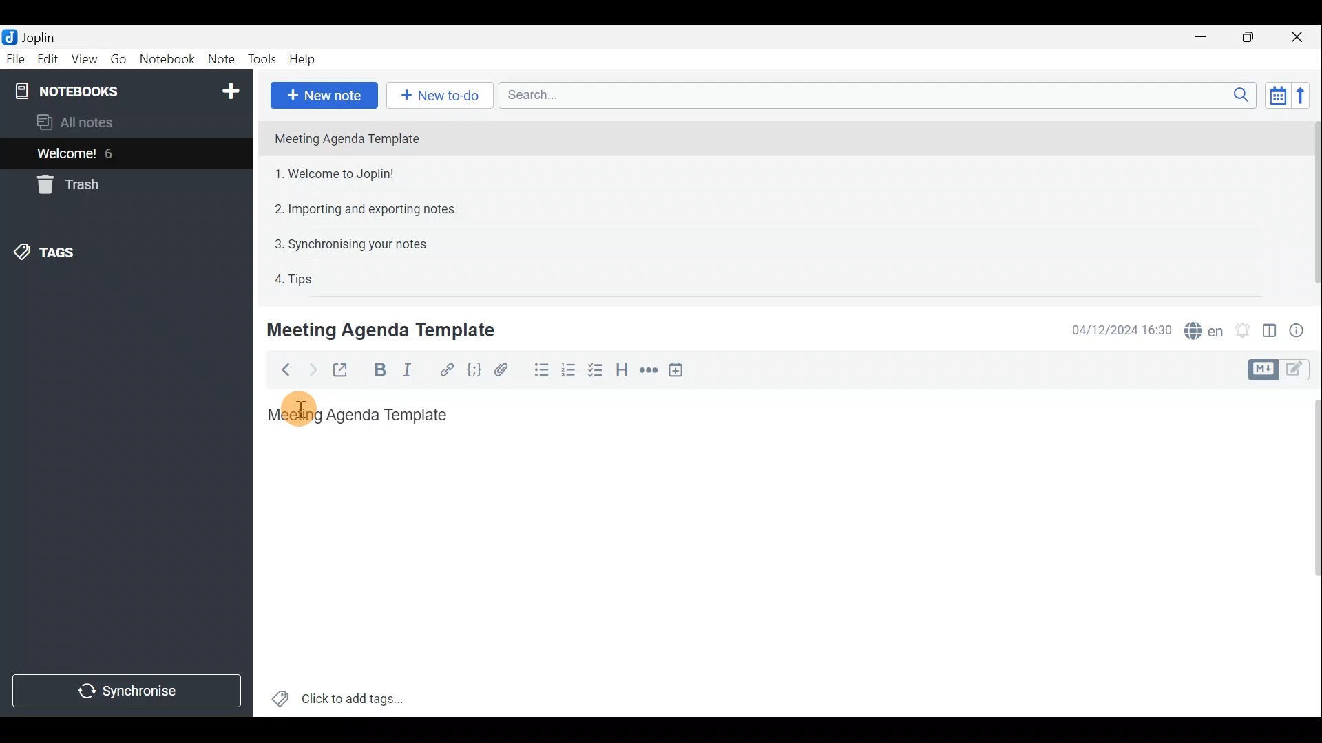  I want to click on Forward, so click(311, 369).